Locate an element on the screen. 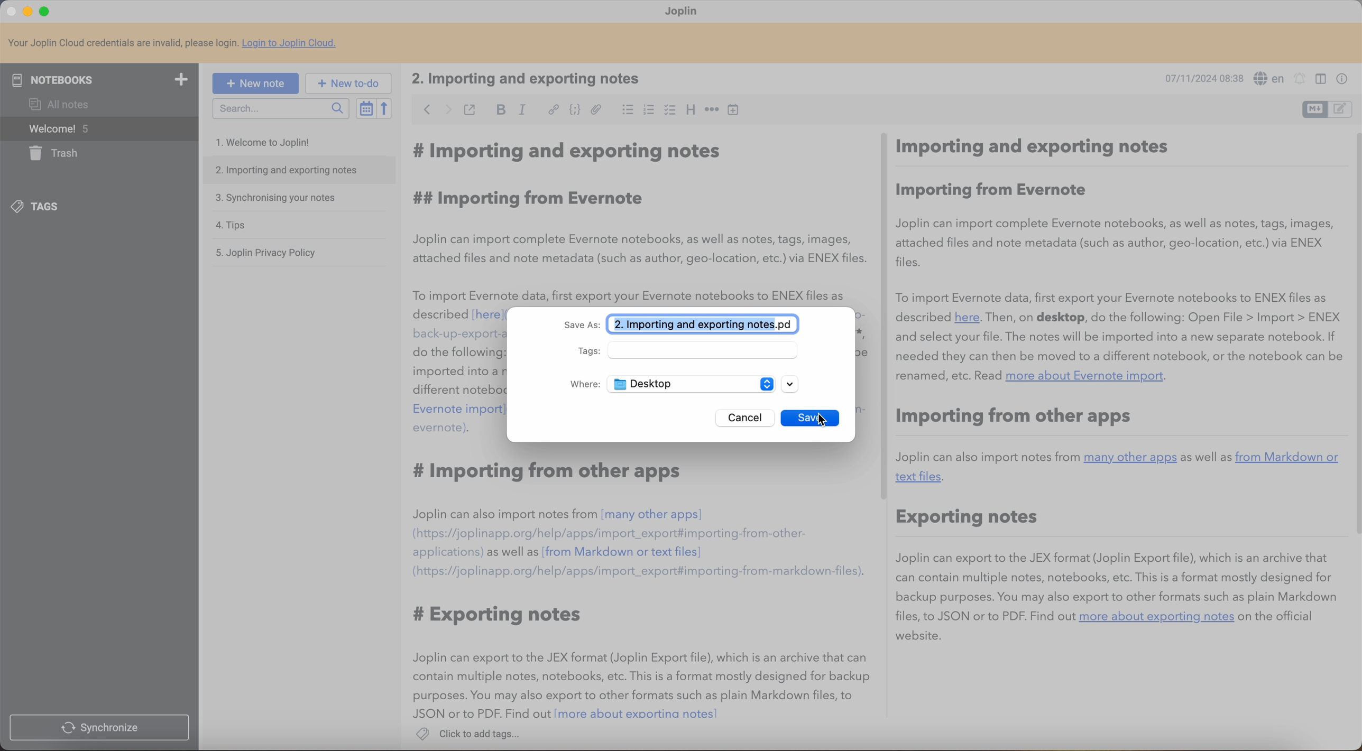 The image size is (1362, 751). bulleted list is located at coordinates (625, 111).